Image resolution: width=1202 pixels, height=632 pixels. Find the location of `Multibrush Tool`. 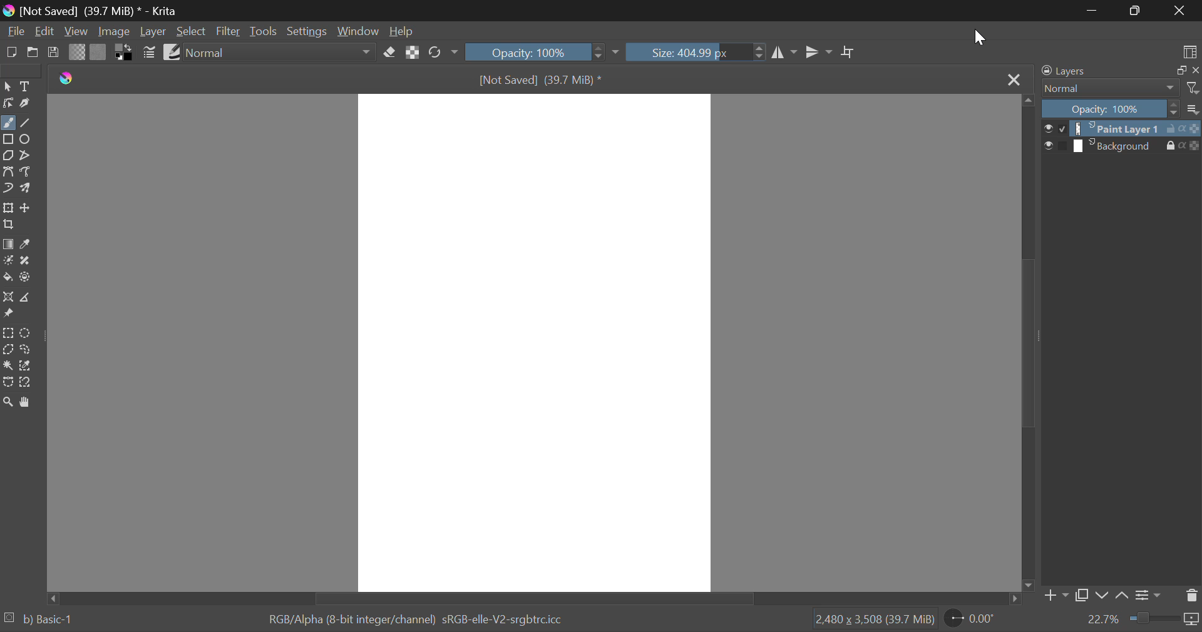

Multibrush Tool is located at coordinates (27, 189).